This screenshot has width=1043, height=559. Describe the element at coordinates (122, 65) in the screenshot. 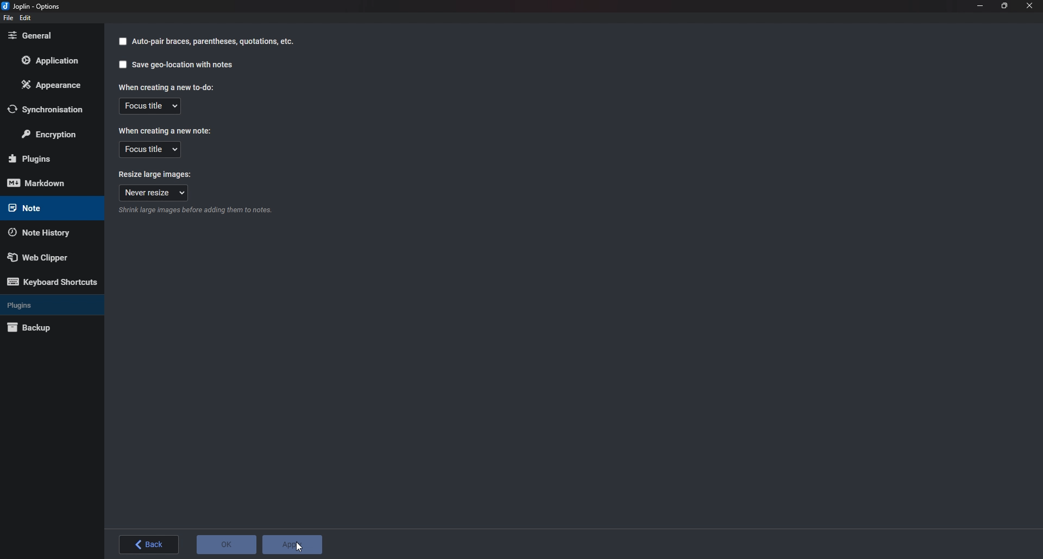

I see `checkbox` at that location.